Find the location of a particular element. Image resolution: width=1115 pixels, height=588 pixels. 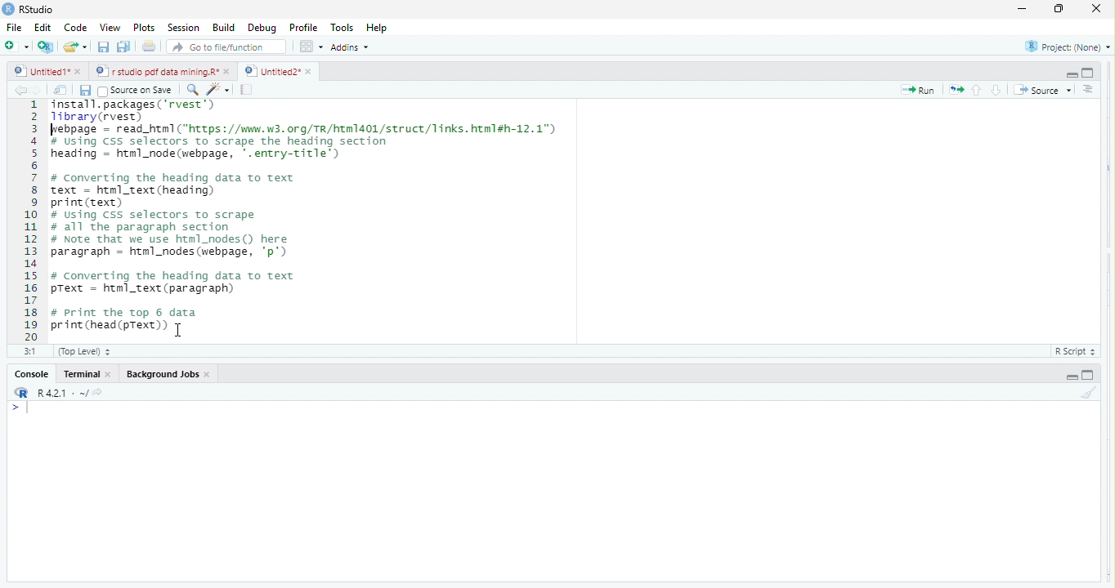

Help is located at coordinates (378, 28).